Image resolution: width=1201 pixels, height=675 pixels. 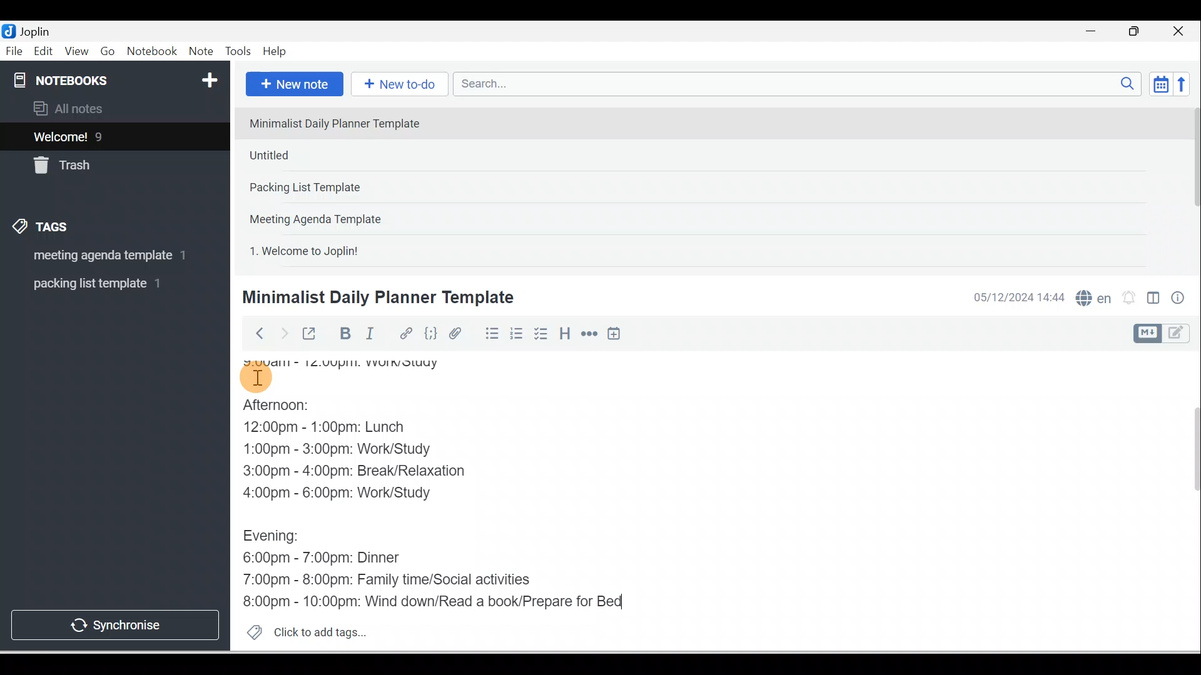 What do you see at coordinates (1179, 299) in the screenshot?
I see `Note properties` at bounding box center [1179, 299].